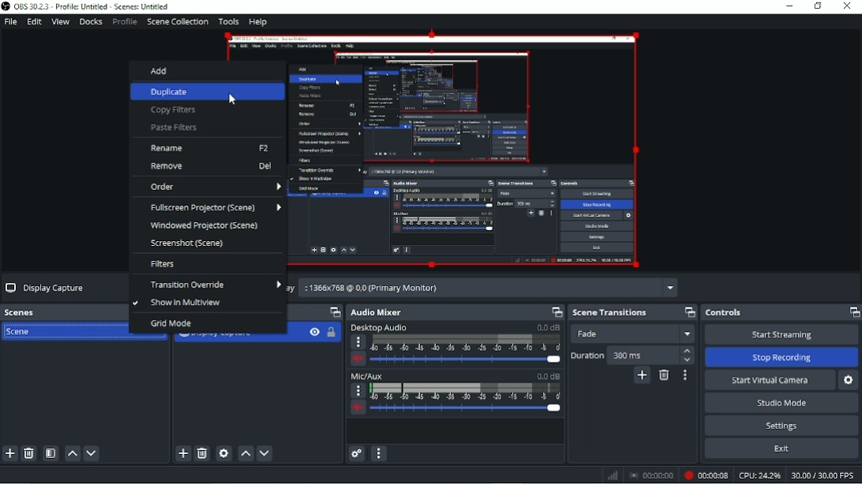 The image size is (862, 484). I want to click on Open scene filters, so click(51, 454).